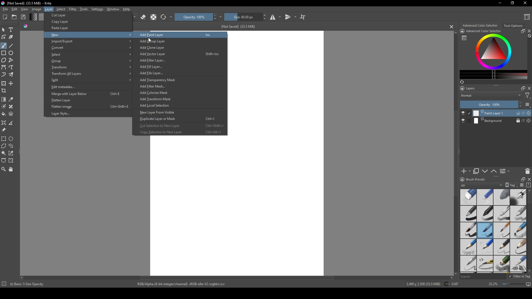  What do you see at coordinates (484, 31) in the screenshot?
I see `Advanced Color Selector` at bounding box center [484, 31].